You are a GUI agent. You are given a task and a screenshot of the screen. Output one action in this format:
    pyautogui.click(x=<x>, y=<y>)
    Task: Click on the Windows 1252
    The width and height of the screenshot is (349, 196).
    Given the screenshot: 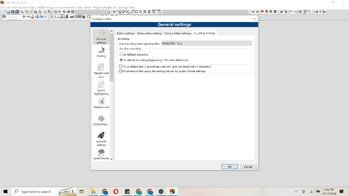 What is the action you would take?
    pyautogui.click(x=207, y=43)
    